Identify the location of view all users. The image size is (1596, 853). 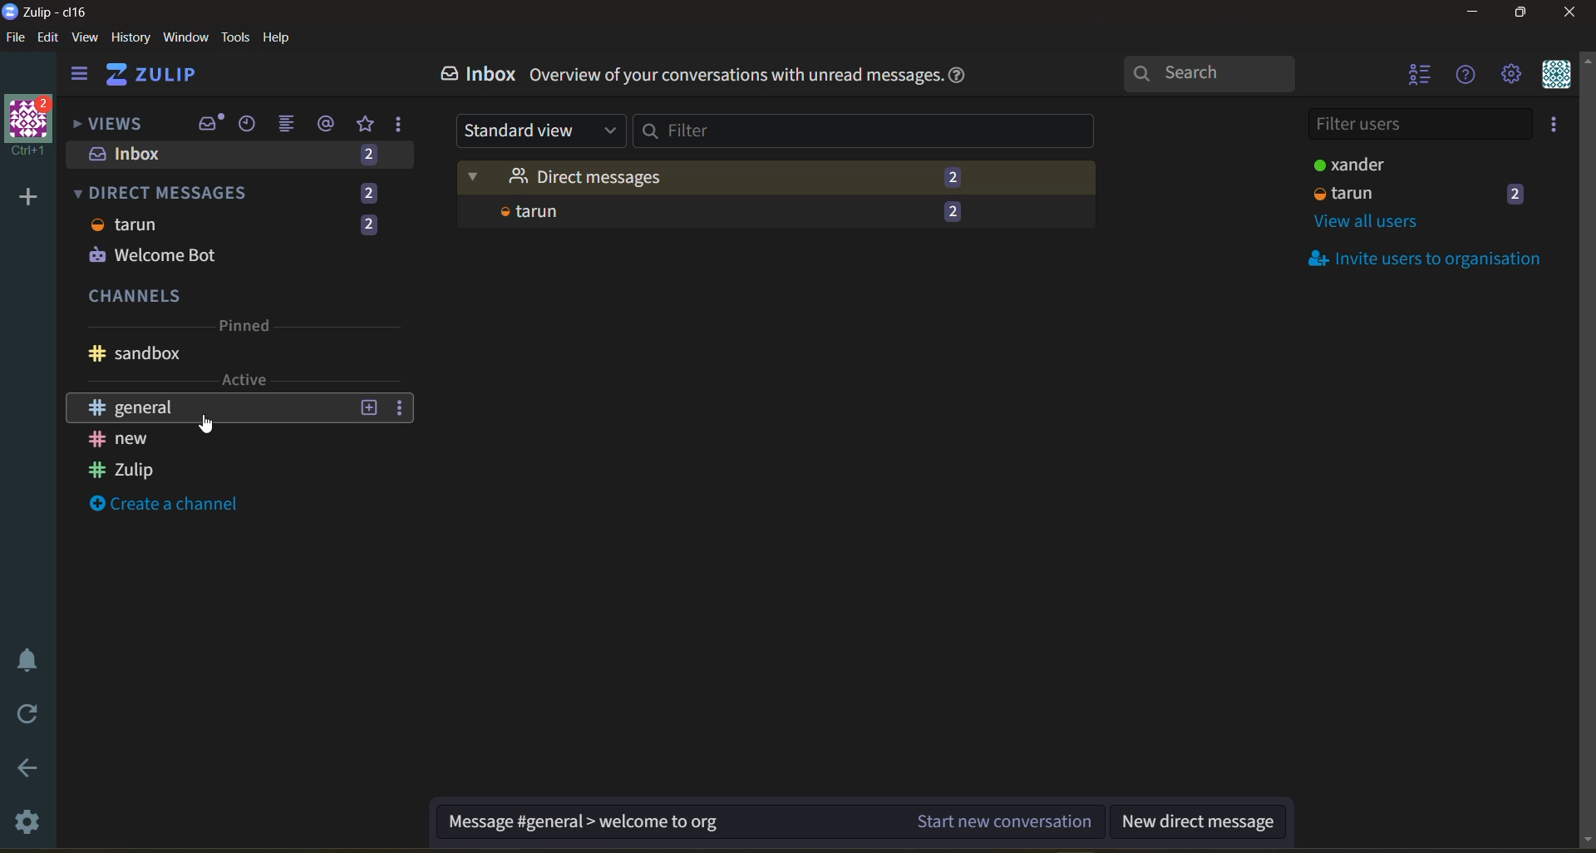
(1384, 218).